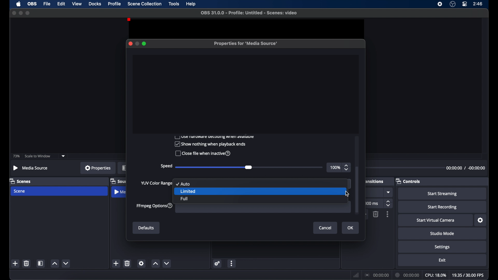 The width and height of the screenshot is (498, 280). What do you see at coordinates (156, 264) in the screenshot?
I see `increment` at bounding box center [156, 264].